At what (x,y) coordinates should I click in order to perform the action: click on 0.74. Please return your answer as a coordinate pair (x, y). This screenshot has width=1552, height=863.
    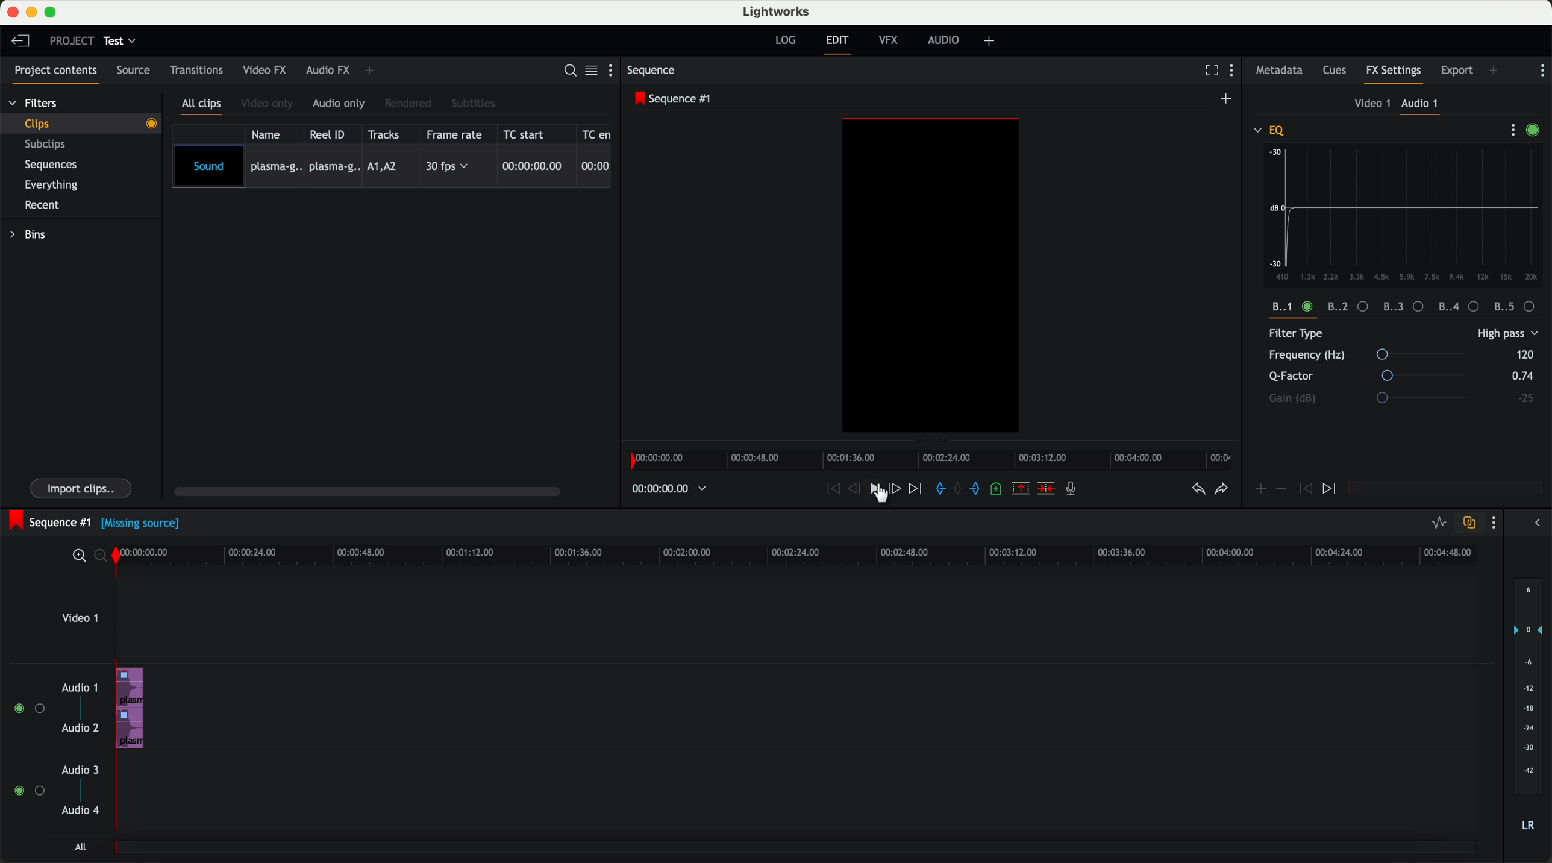
    Looking at the image, I should click on (1519, 377).